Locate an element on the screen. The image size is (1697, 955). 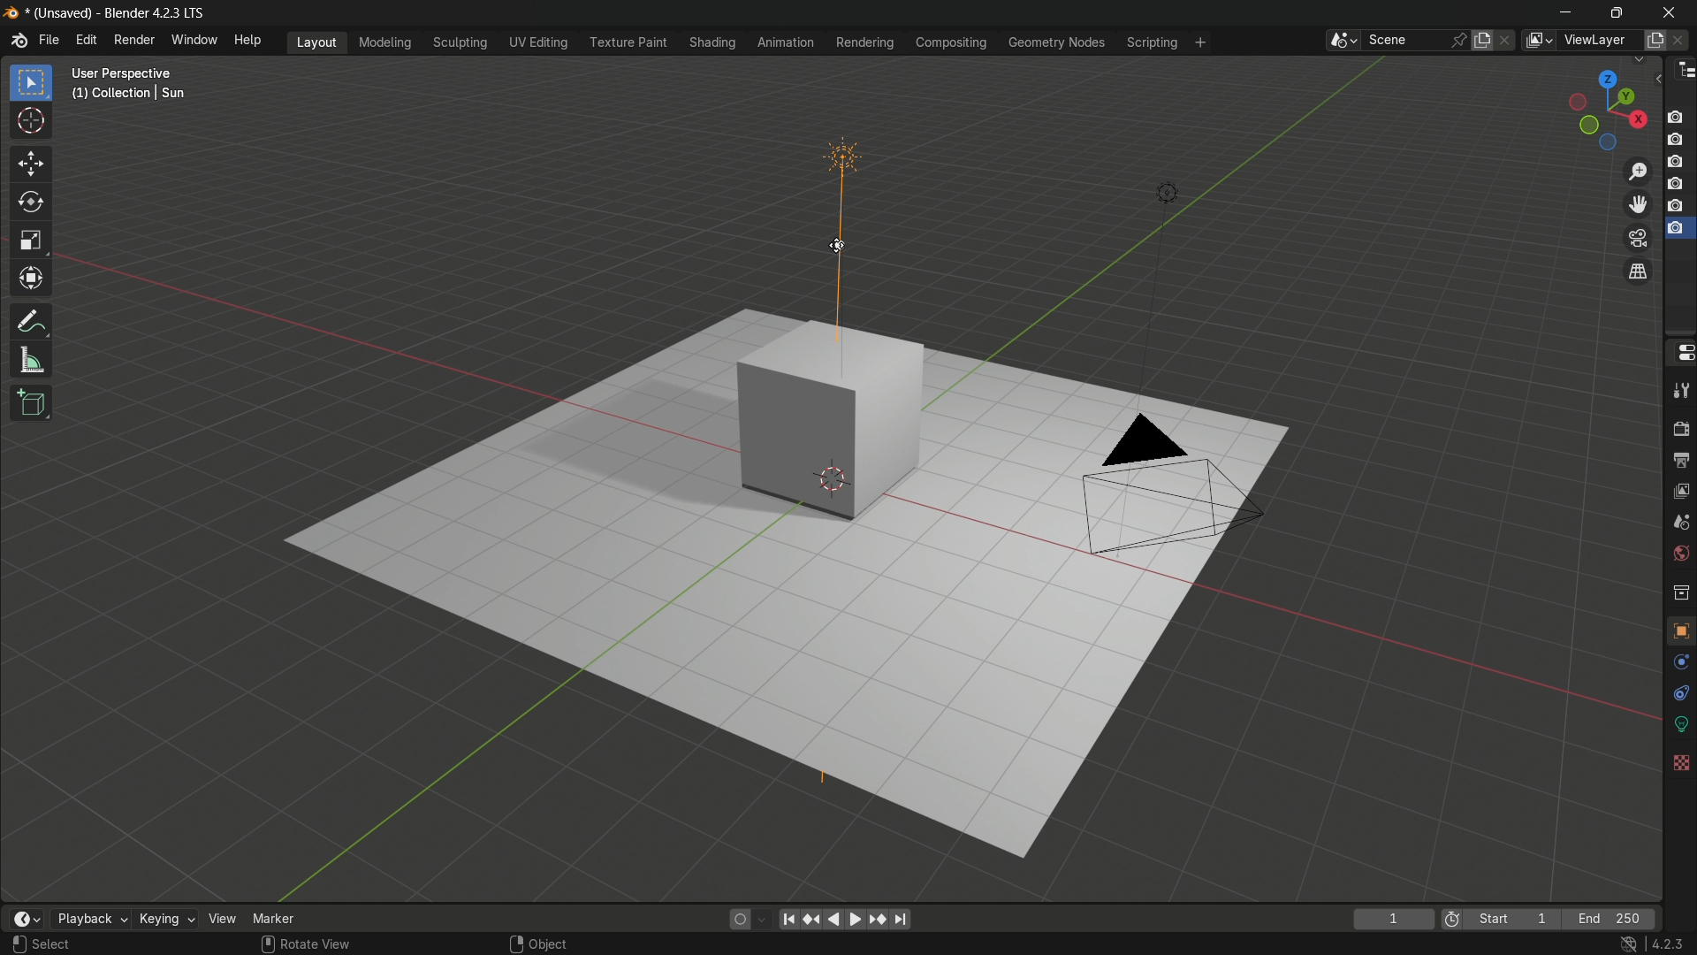
layer 3 is located at coordinates (1676, 161).